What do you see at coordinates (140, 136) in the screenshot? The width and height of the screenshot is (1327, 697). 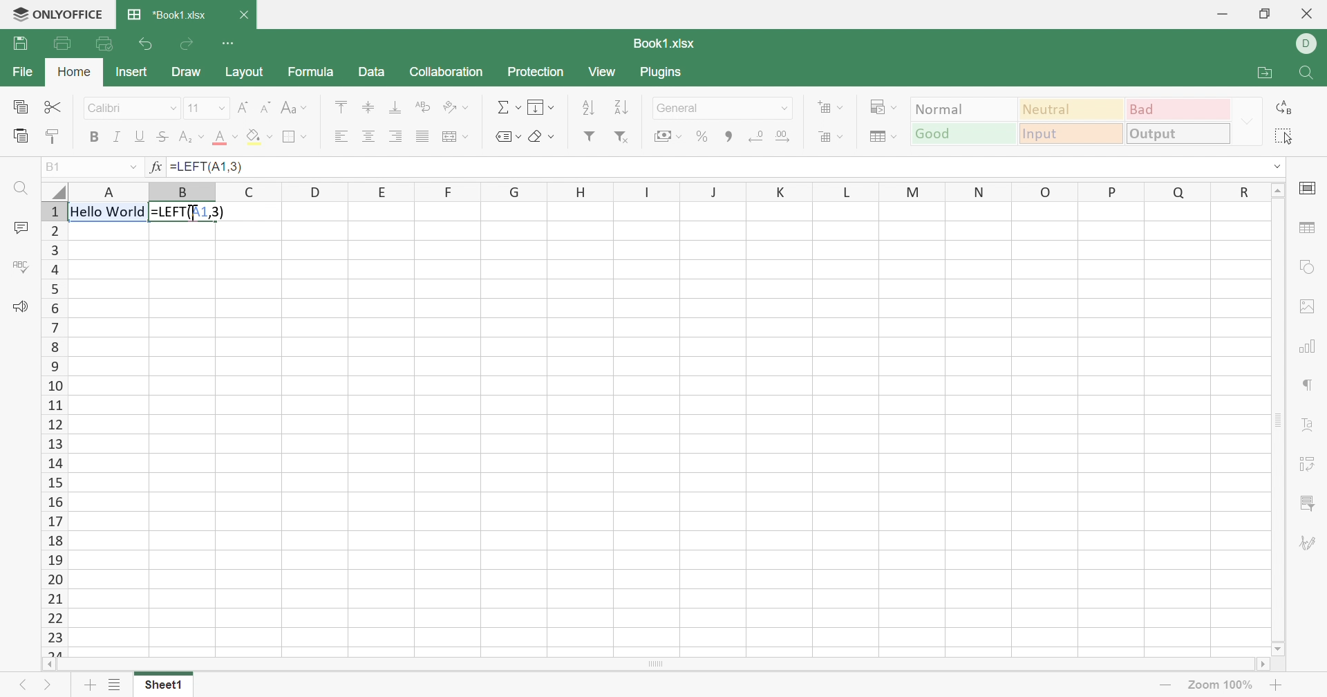 I see `Underline` at bounding box center [140, 136].